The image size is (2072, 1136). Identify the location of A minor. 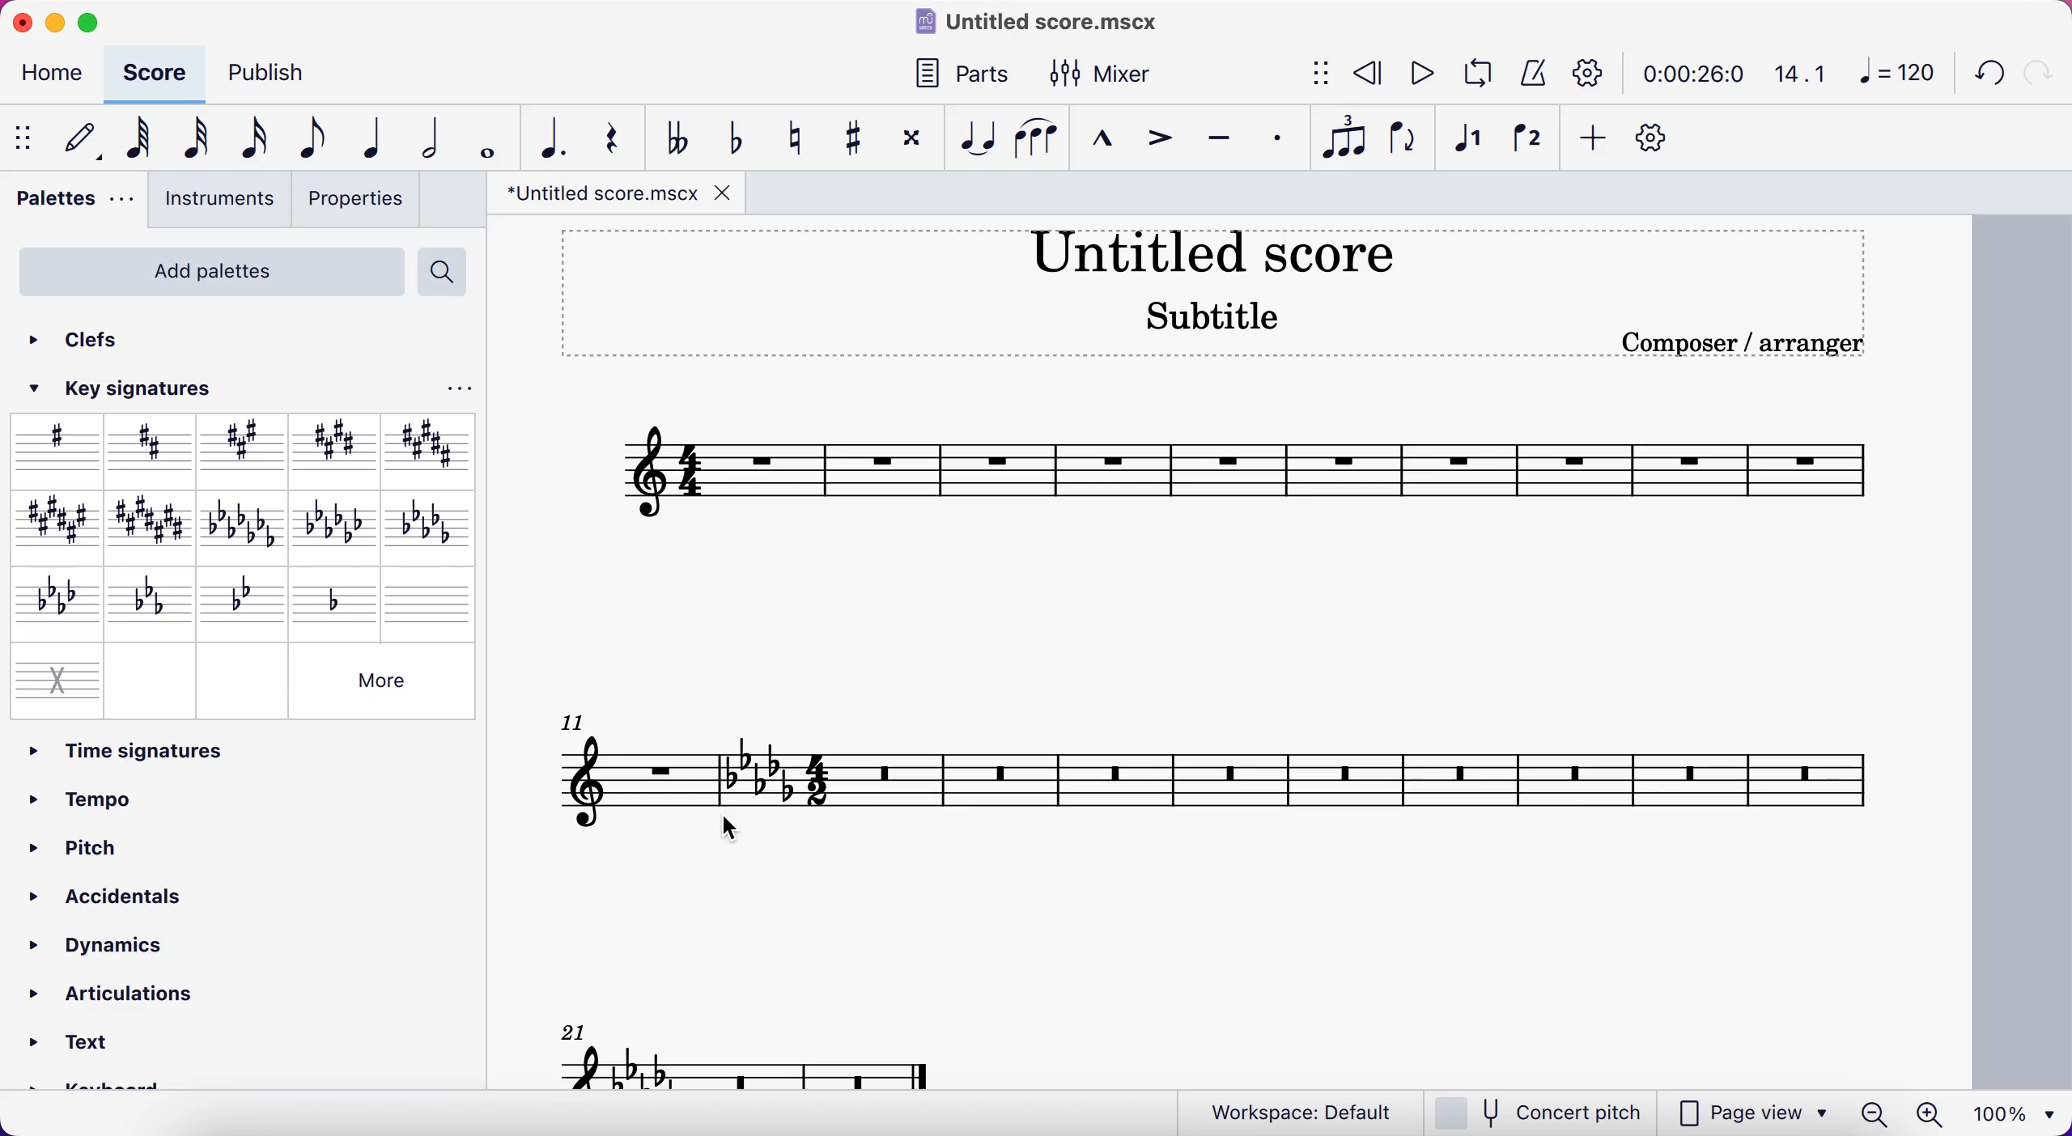
(245, 525).